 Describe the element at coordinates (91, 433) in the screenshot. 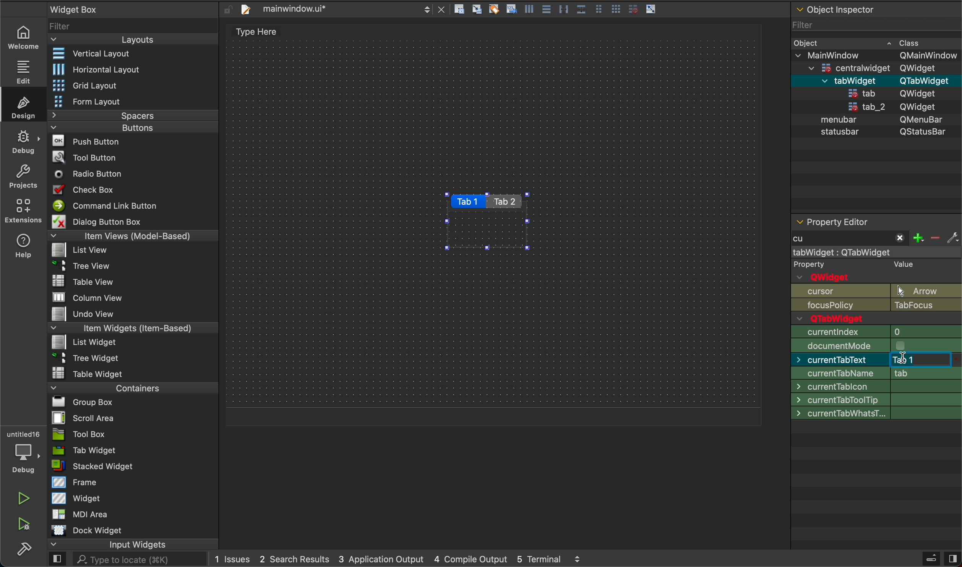

I see `Tool Box` at that location.